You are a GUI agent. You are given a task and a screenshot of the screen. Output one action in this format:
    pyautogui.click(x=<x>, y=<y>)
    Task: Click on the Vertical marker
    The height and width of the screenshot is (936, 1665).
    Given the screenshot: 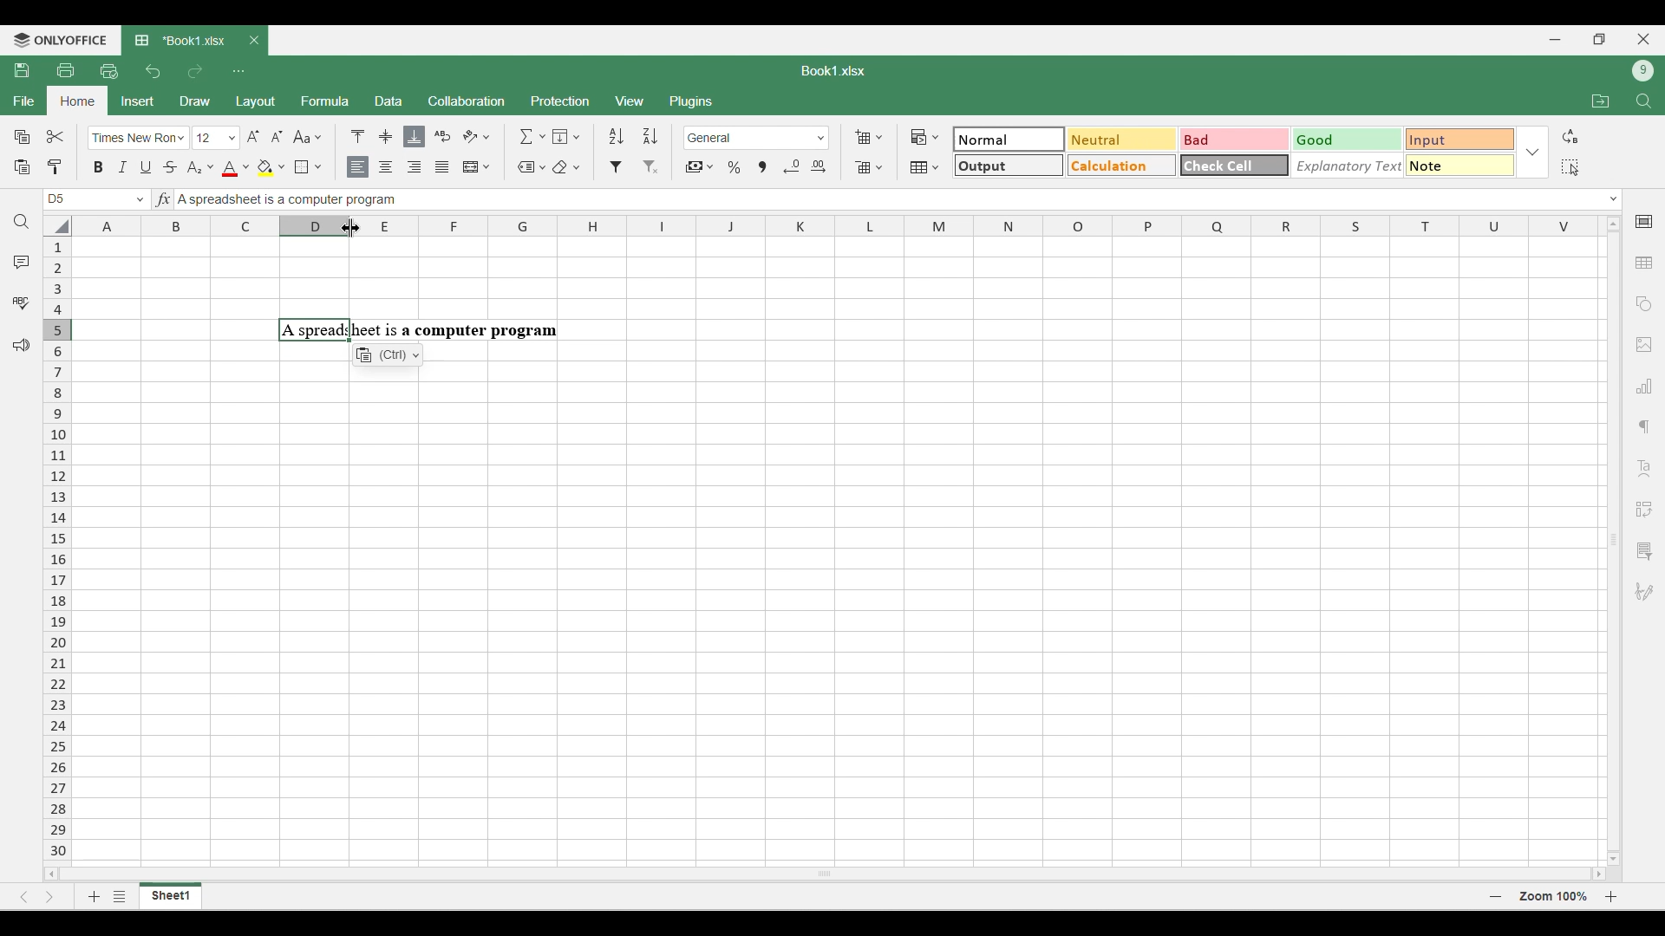 What is the action you would take?
    pyautogui.click(x=58, y=550)
    